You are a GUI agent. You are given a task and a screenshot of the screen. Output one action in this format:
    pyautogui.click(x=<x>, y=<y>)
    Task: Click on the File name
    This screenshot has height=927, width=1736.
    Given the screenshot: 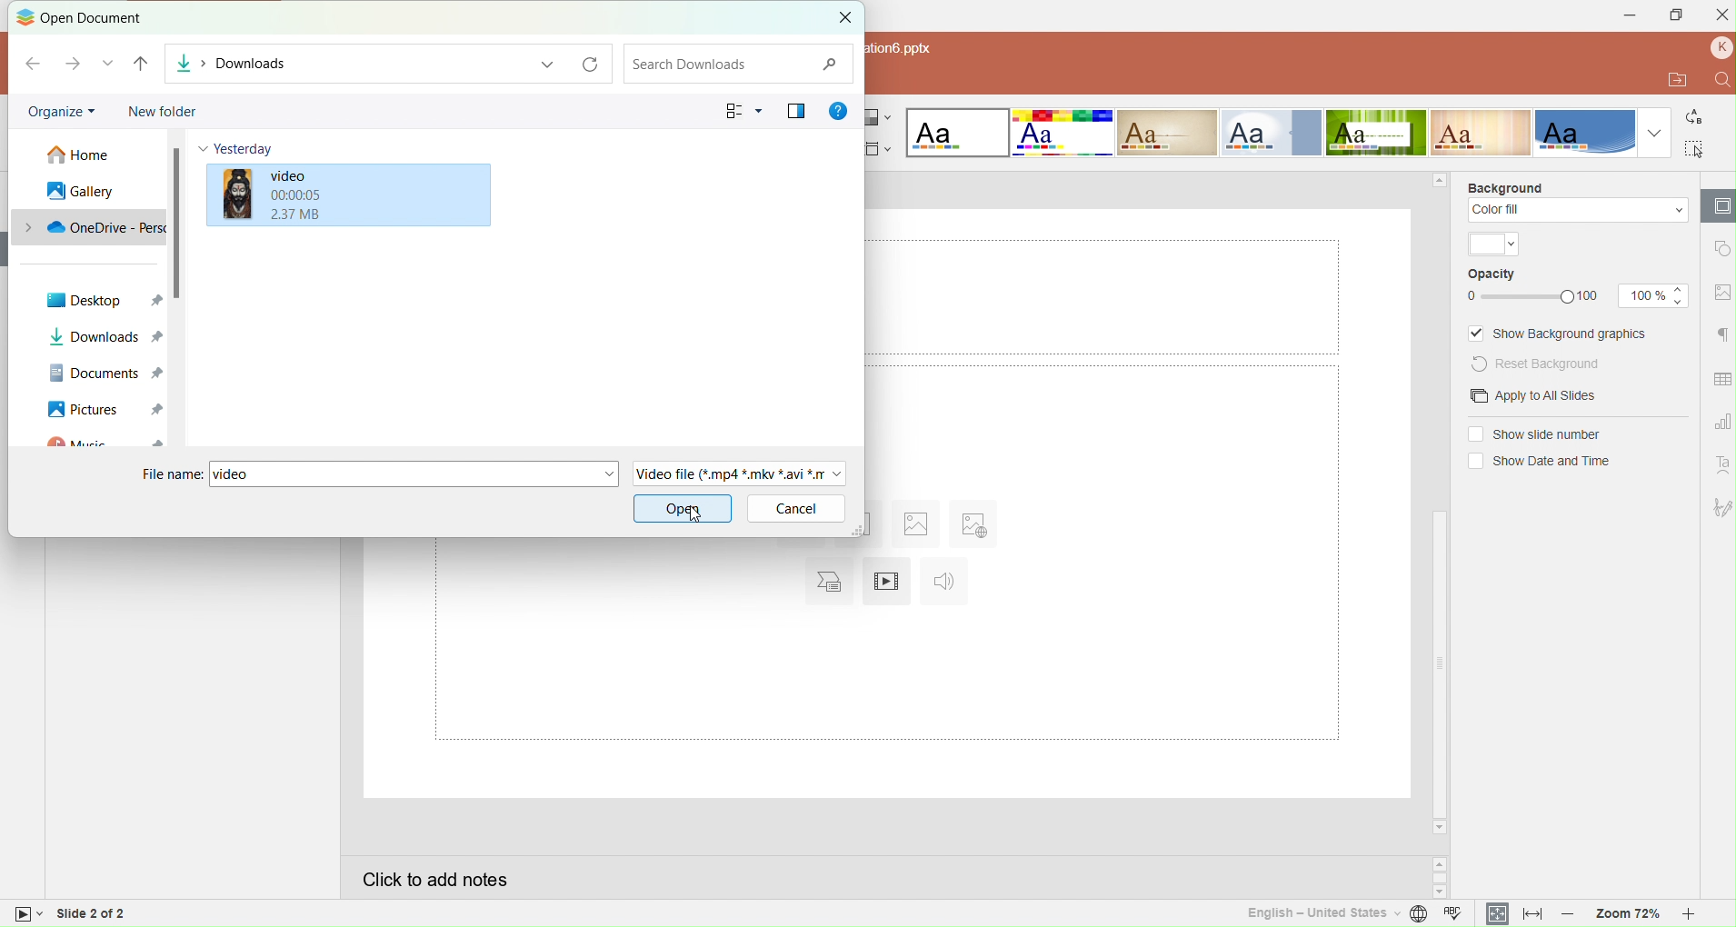 What is the action you would take?
    pyautogui.click(x=172, y=474)
    